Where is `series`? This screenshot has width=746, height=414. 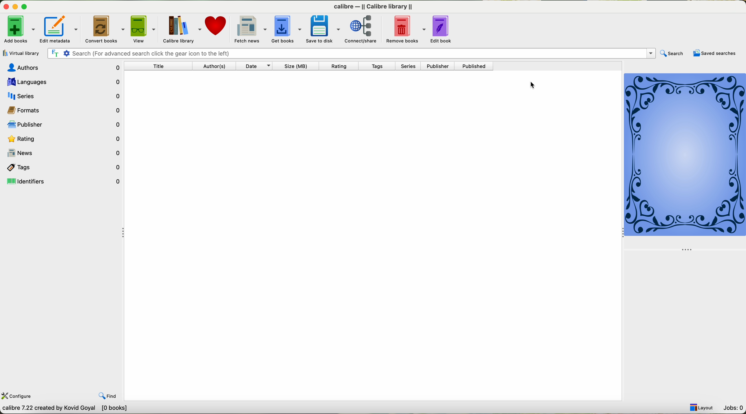
series is located at coordinates (62, 95).